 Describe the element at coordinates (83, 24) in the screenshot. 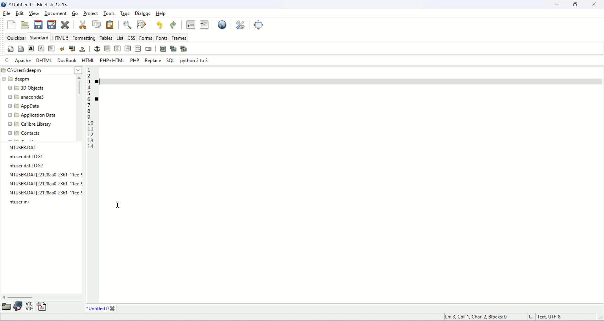

I see `close` at that location.